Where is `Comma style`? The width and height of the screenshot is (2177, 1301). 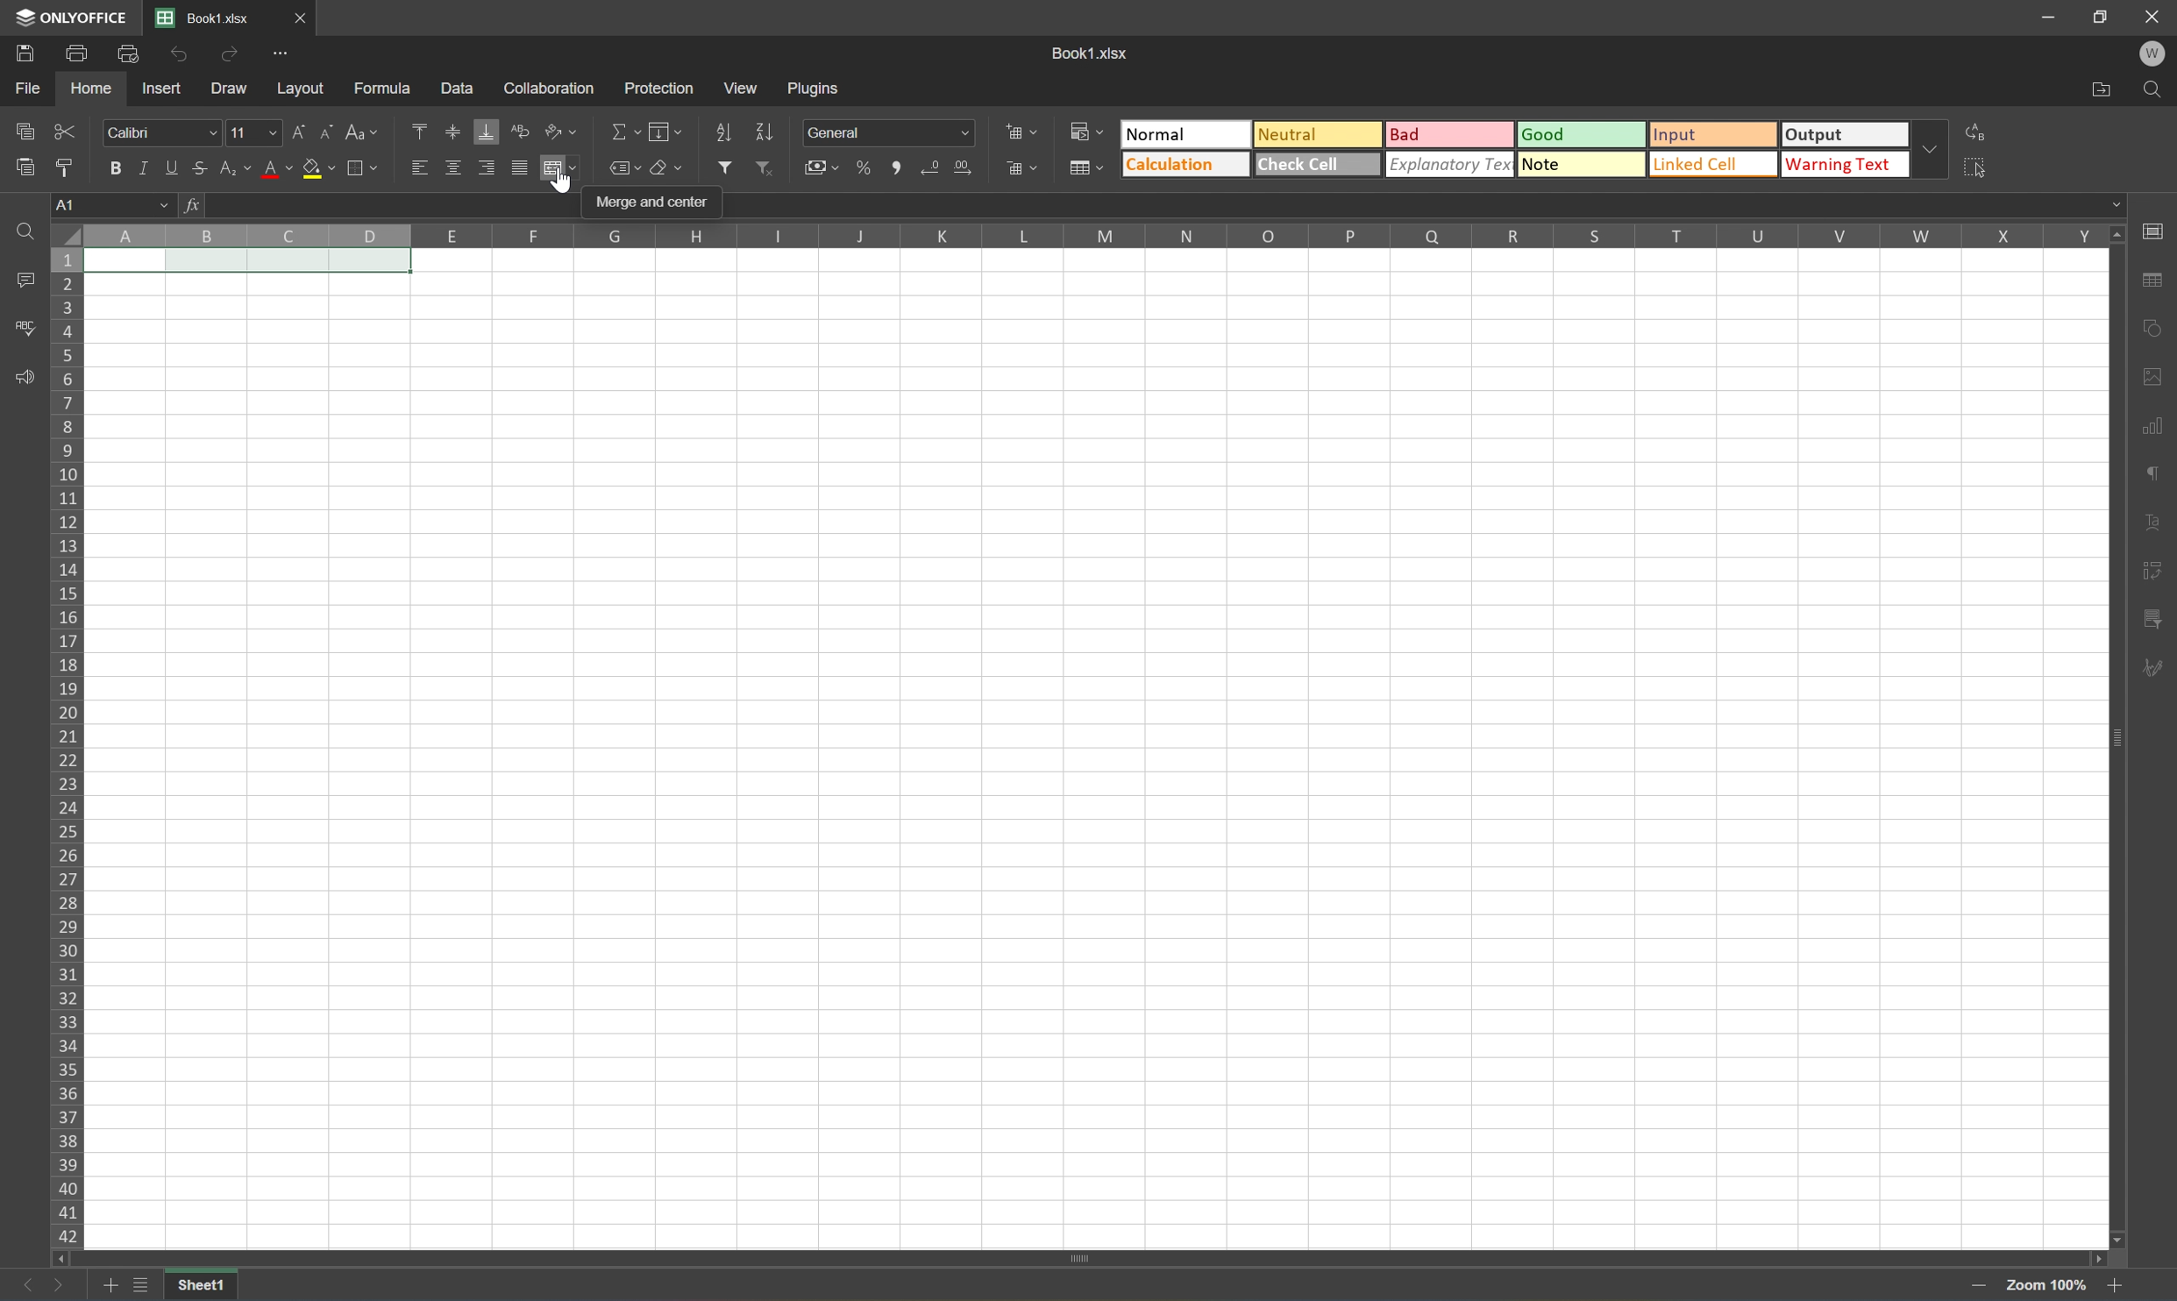 Comma style is located at coordinates (900, 168).